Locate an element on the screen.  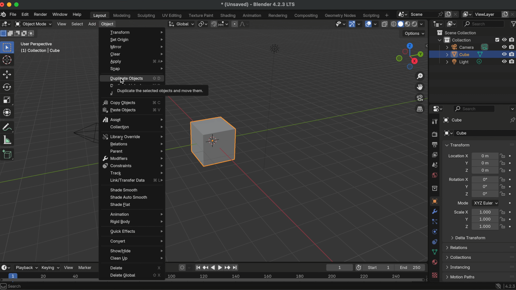
quick effect menu is located at coordinates (135, 231).